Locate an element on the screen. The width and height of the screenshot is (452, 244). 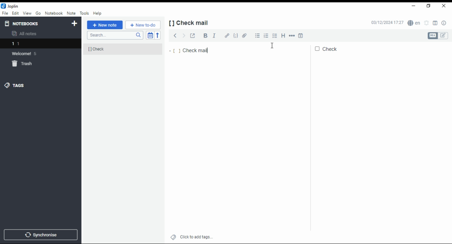
horizontal rule is located at coordinates (292, 36).